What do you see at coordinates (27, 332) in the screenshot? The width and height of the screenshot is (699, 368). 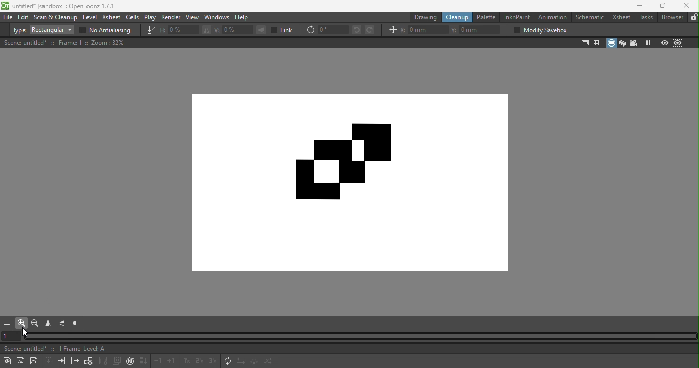 I see `Cursor` at bounding box center [27, 332].